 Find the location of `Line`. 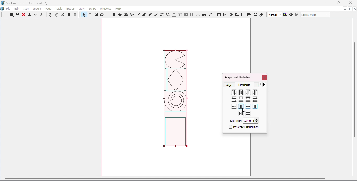

Line is located at coordinates (138, 15).